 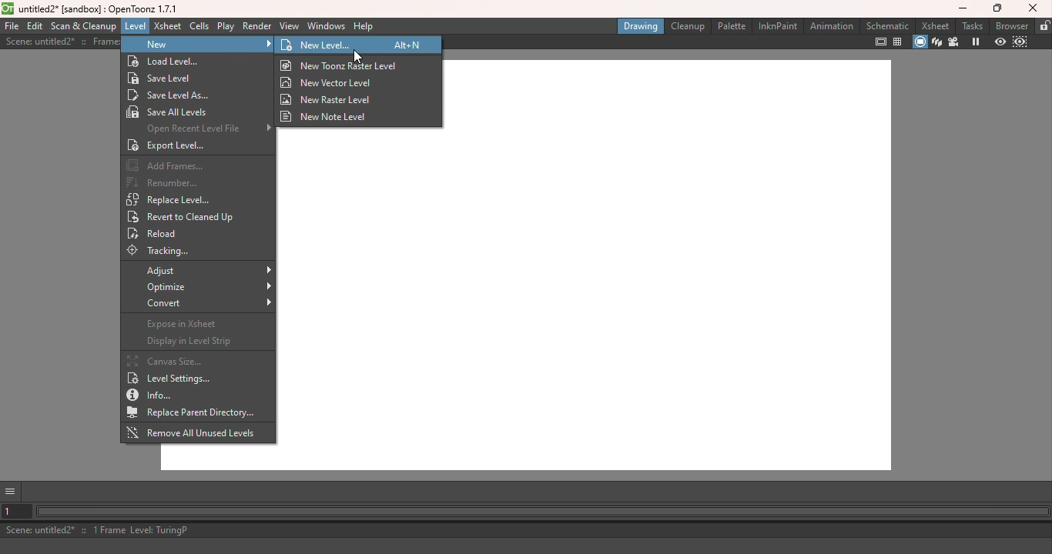 I want to click on cursor, so click(x=358, y=57).